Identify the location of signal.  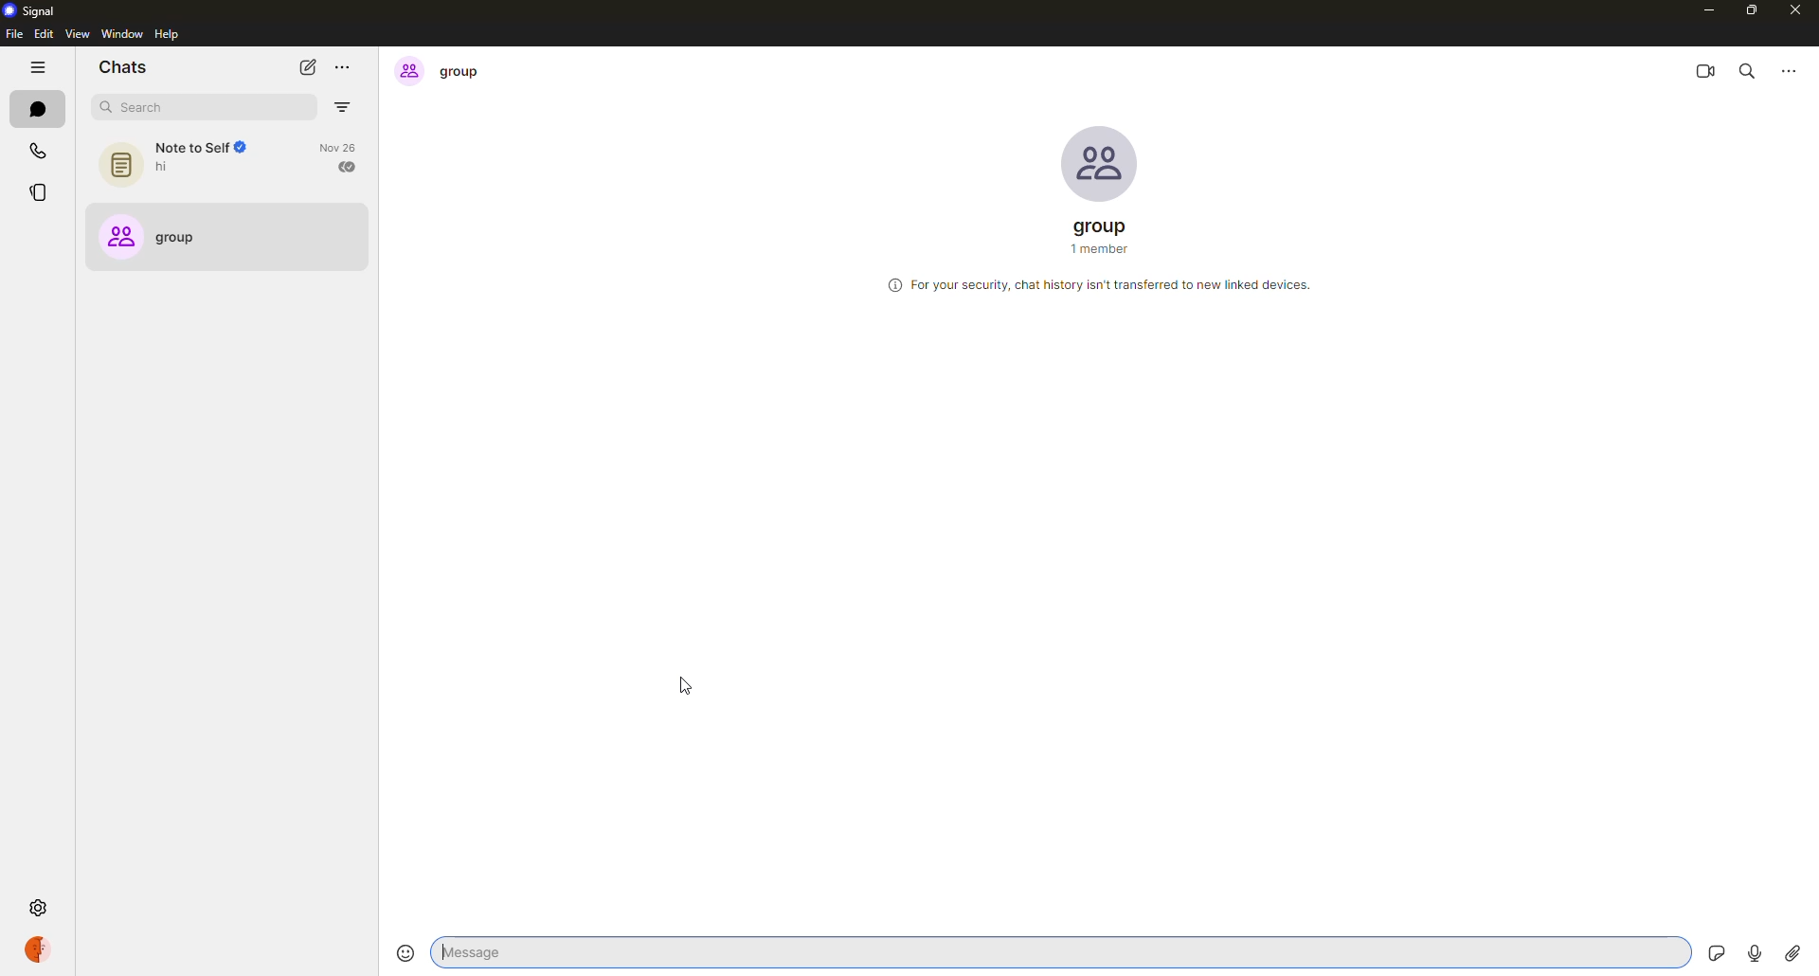
(32, 11).